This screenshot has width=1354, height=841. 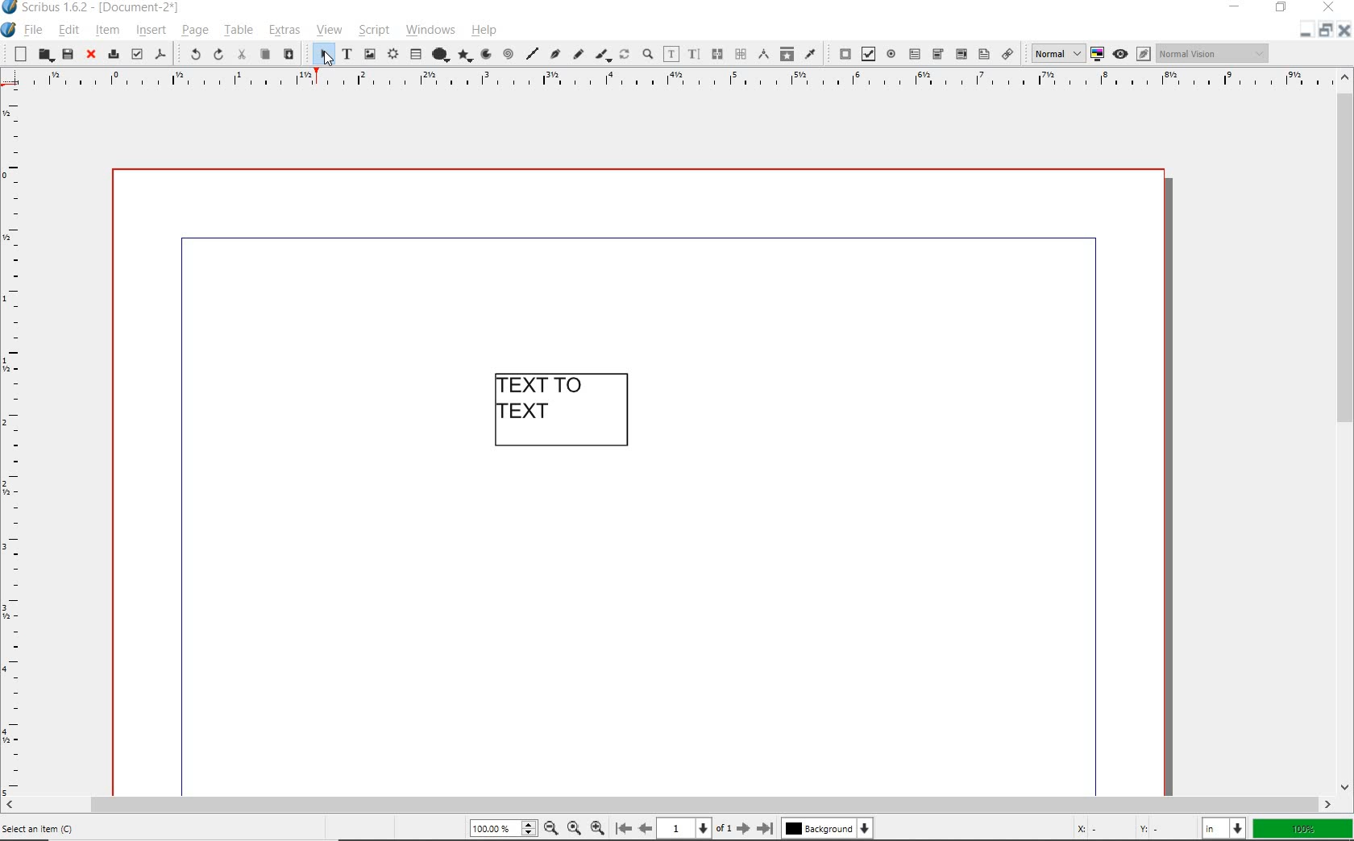 I want to click on preview mode, so click(x=1132, y=54).